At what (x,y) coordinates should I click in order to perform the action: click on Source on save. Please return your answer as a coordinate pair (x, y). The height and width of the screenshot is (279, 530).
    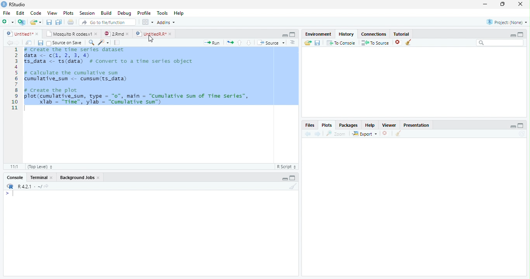
    Looking at the image, I should click on (65, 43).